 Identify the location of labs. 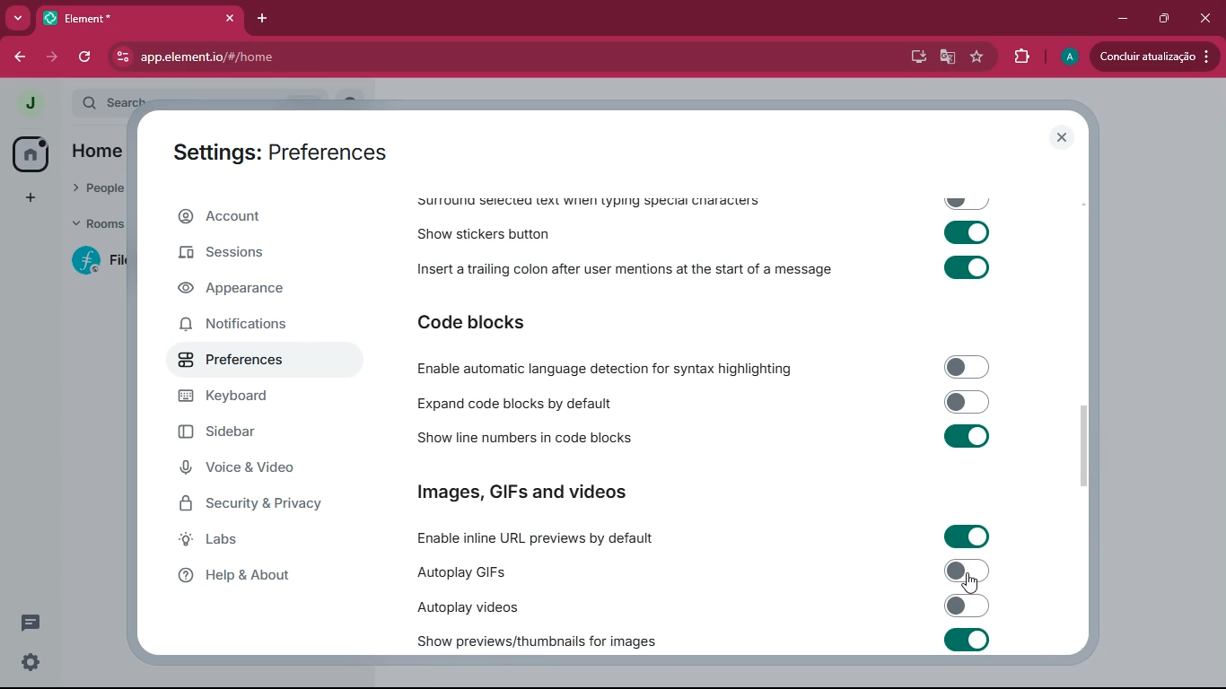
(254, 543).